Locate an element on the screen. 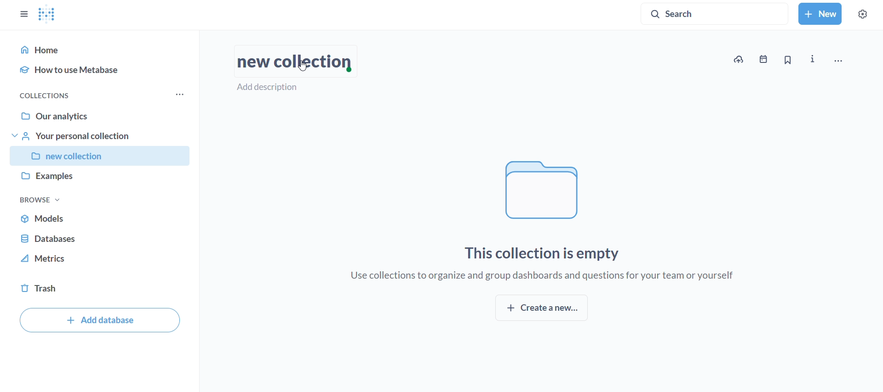 This screenshot has height=392, width=883. browse is located at coordinates (40, 200).